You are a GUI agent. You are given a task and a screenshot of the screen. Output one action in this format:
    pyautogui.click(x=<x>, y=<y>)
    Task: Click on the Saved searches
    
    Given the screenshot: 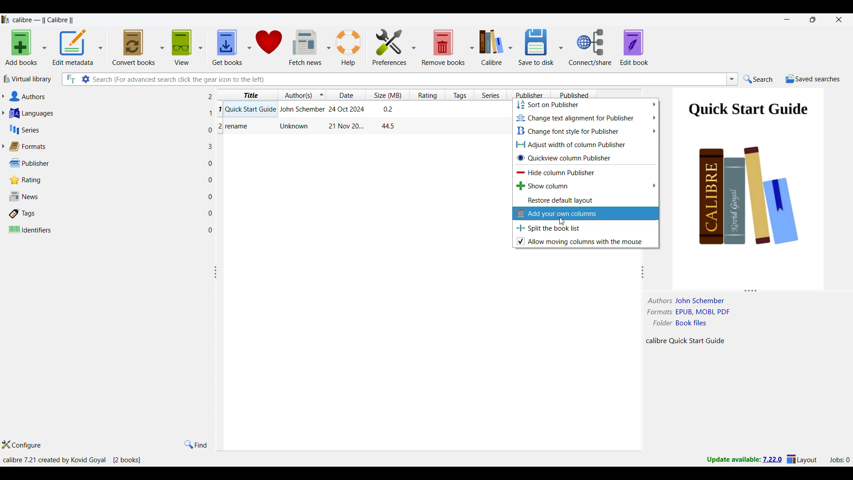 What is the action you would take?
    pyautogui.click(x=813, y=79)
    